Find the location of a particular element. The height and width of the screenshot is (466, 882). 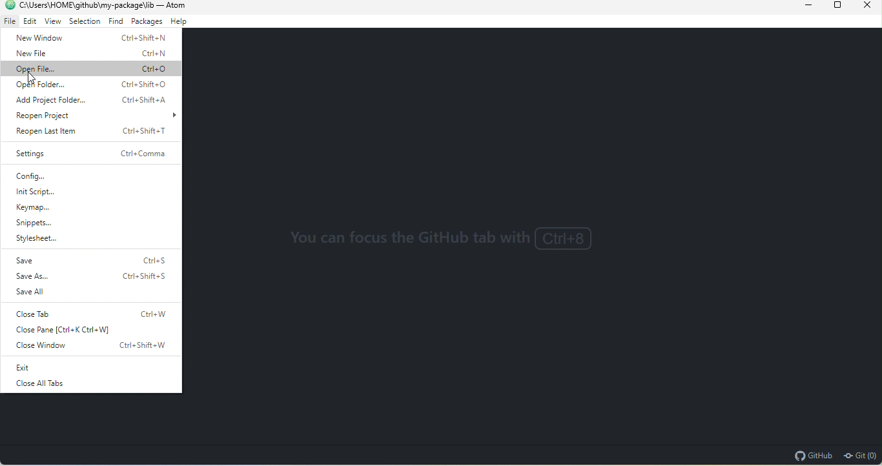

minimize is located at coordinates (799, 6).